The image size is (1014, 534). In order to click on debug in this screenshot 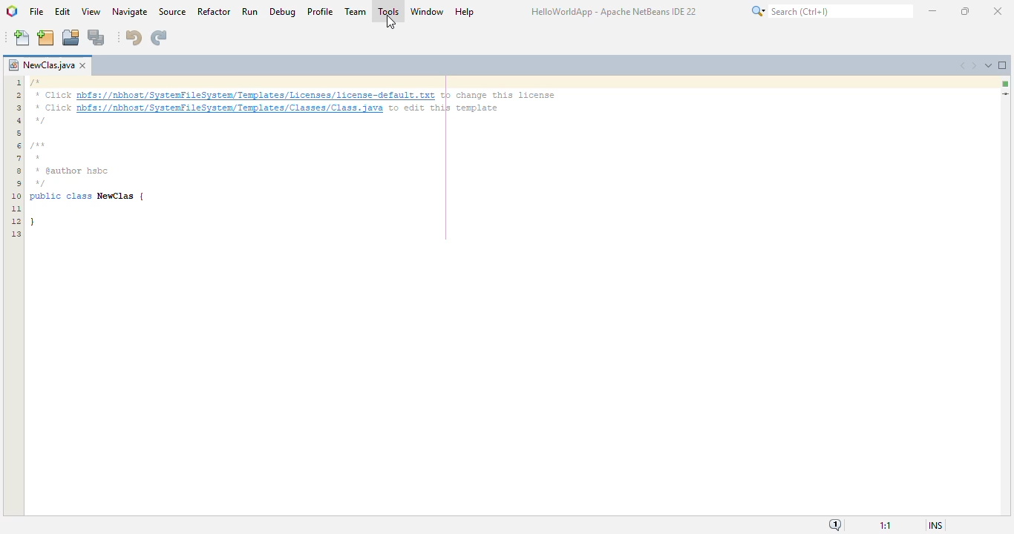, I will do `click(284, 11)`.